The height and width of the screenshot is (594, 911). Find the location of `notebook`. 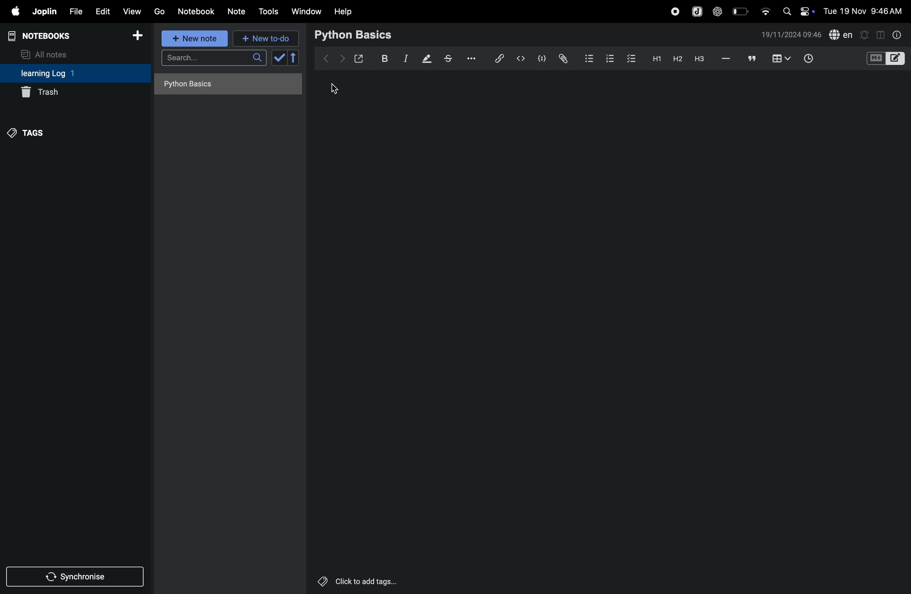

notebook is located at coordinates (197, 11).